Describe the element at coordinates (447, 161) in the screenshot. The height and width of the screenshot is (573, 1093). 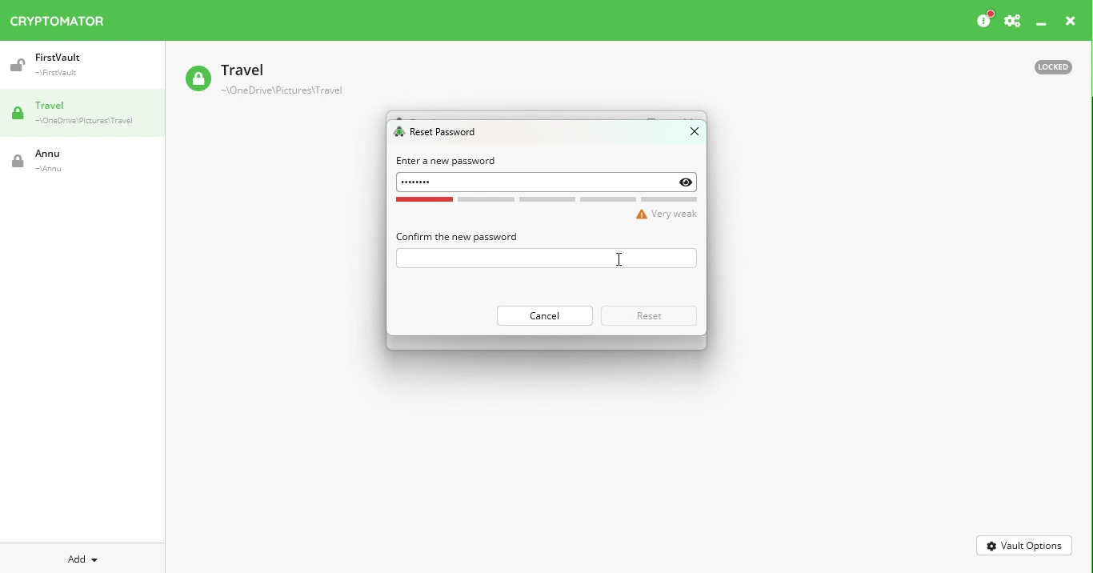
I see `Enter a new password` at that location.